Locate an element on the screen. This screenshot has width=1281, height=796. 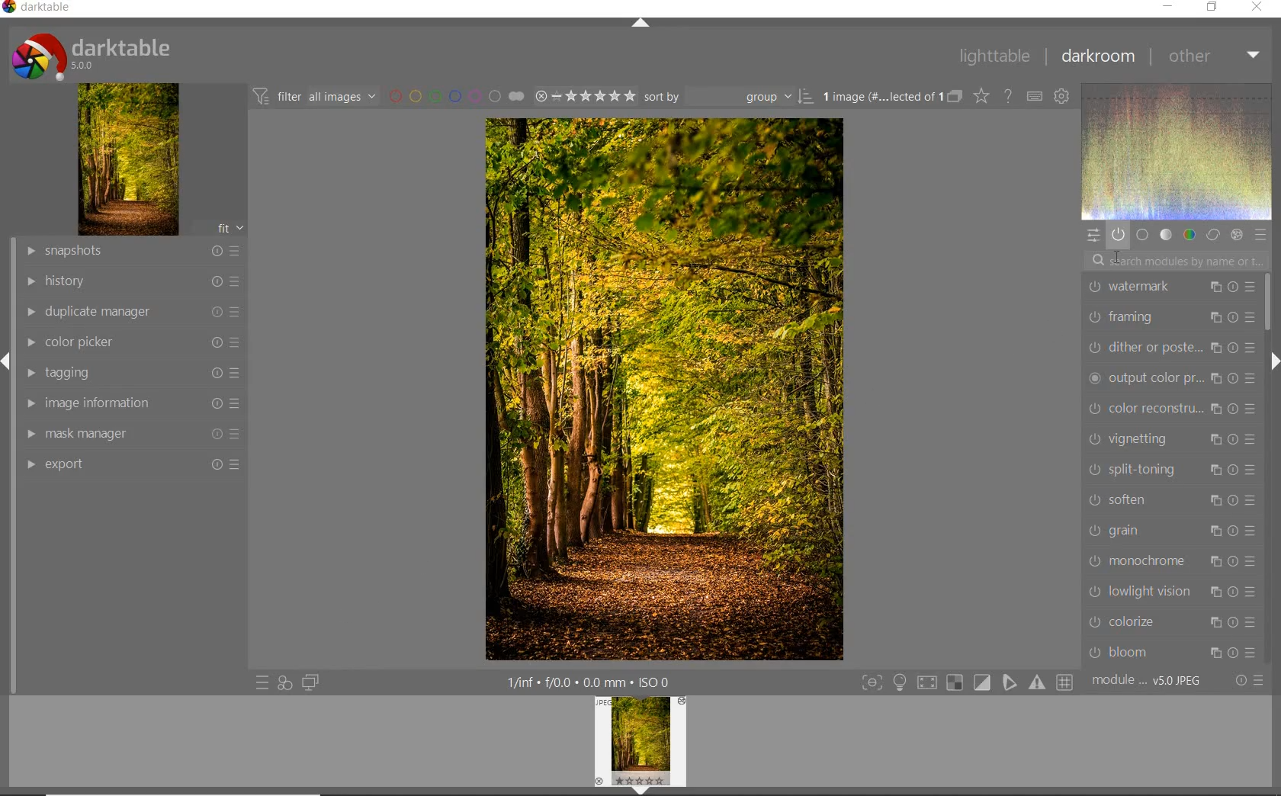
color picker is located at coordinates (132, 343).